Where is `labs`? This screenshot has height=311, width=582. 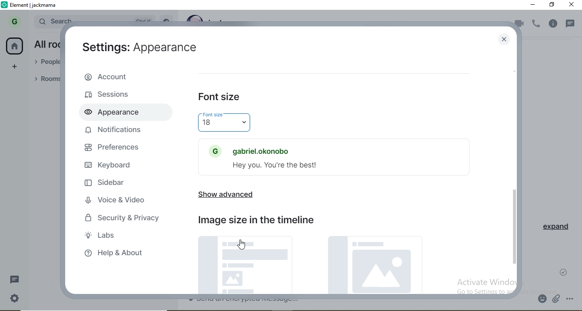 labs is located at coordinates (101, 231).